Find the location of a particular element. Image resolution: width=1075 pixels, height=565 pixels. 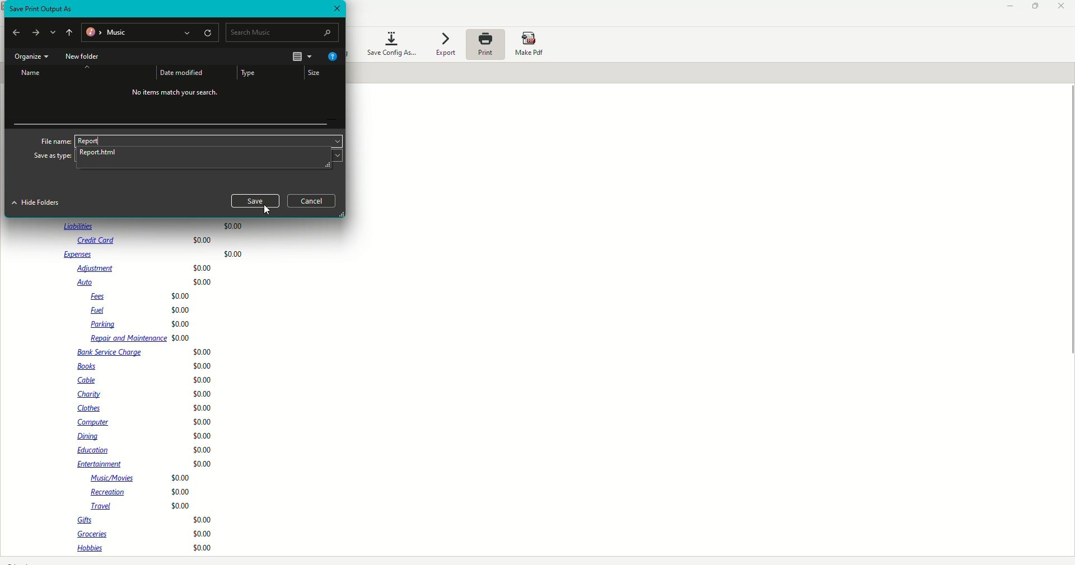

Cursor is located at coordinates (268, 210).